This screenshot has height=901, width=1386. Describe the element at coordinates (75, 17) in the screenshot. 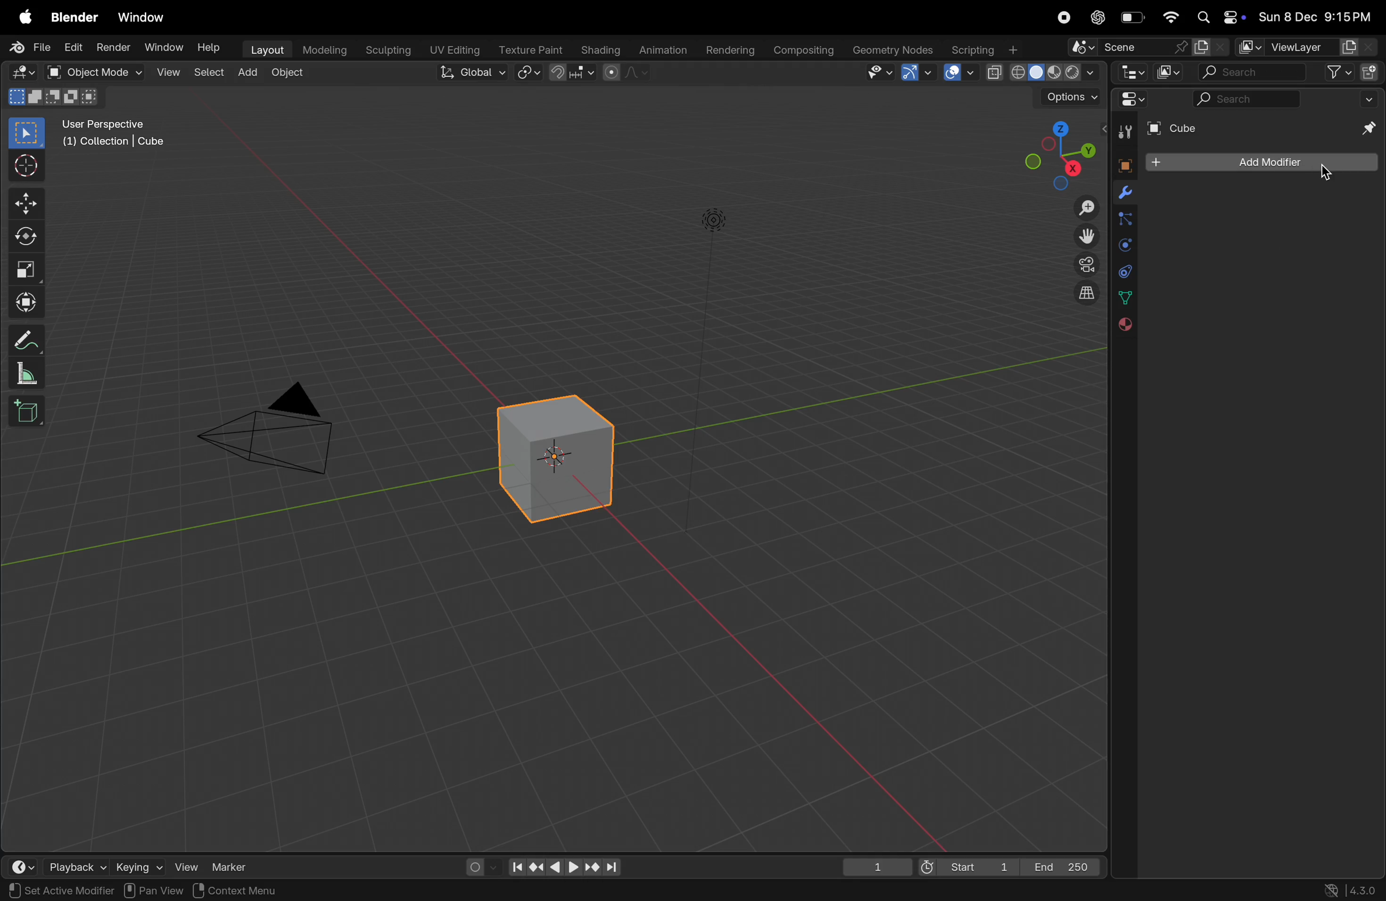

I see `blender` at that location.